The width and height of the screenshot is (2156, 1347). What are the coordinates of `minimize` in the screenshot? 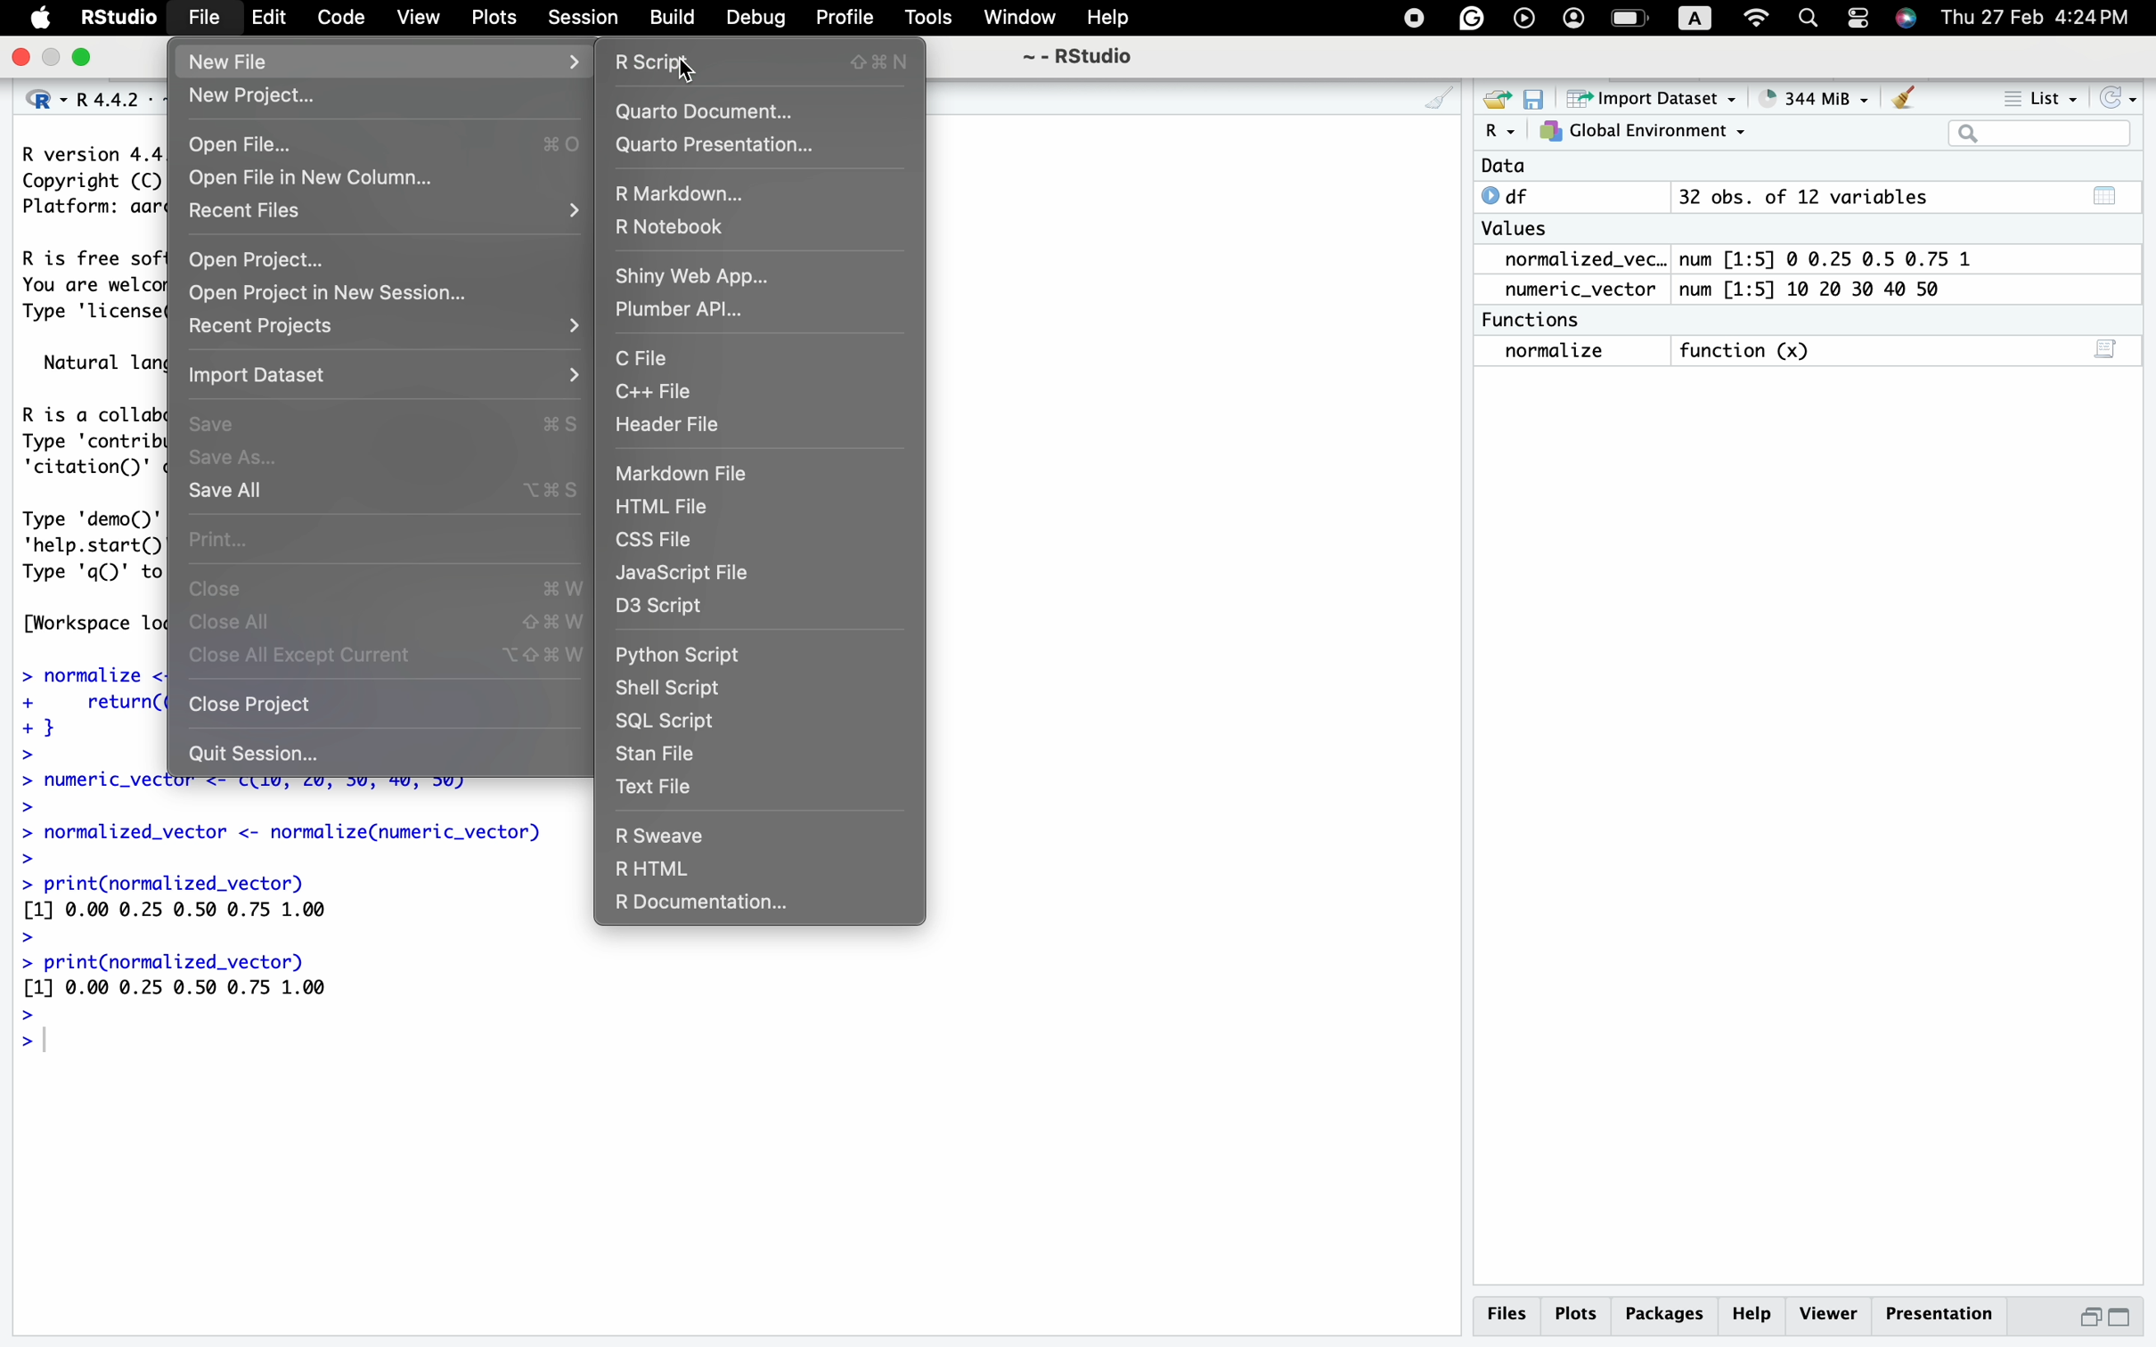 It's located at (2089, 1319).